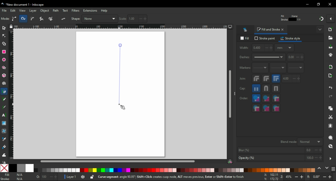  Describe the element at coordinates (201, 19) in the screenshot. I see `width` at that location.